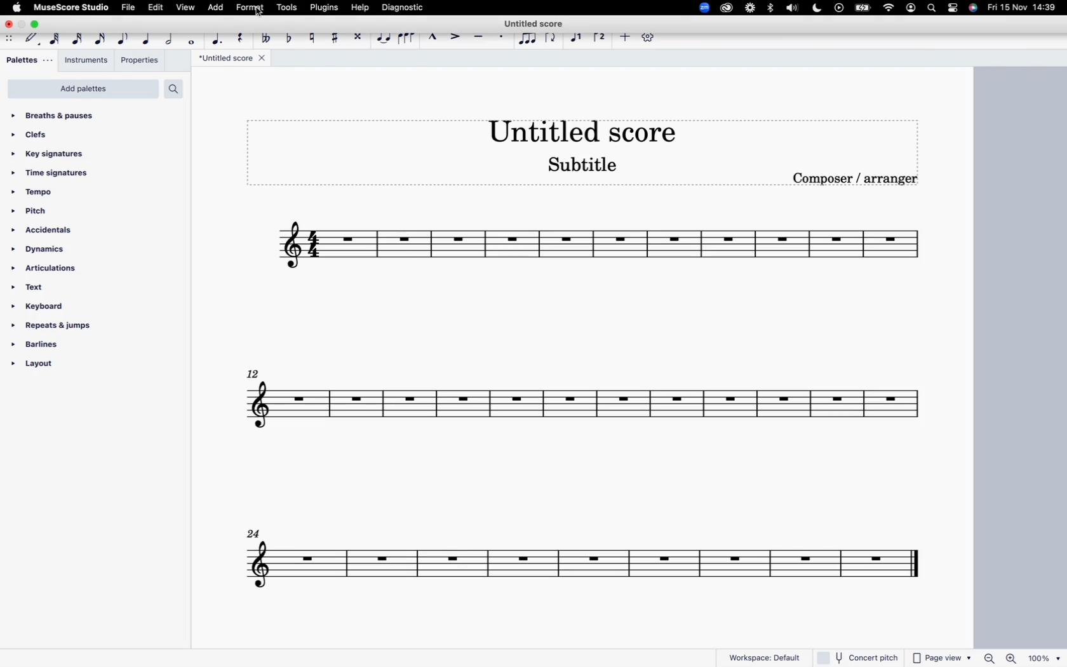 This screenshot has height=667, width=1067. Describe the element at coordinates (1023, 657) in the screenshot. I see `zoom` at that location.